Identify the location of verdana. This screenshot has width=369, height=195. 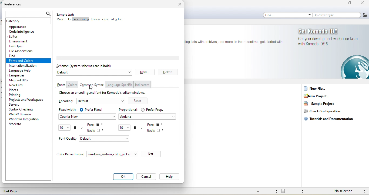
(148, 116).